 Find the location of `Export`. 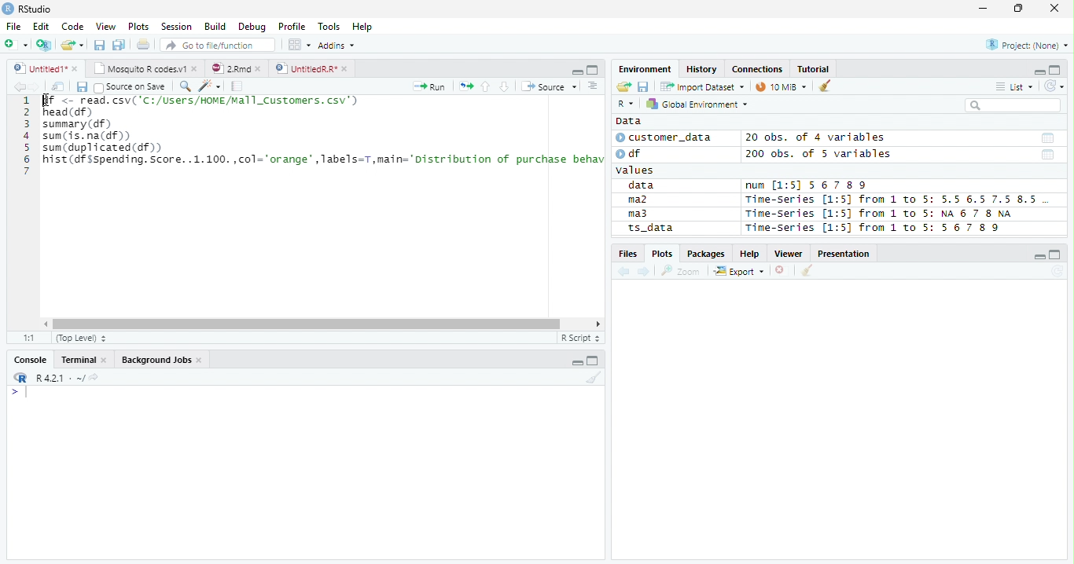

Export is located at coordinates (739, 272).